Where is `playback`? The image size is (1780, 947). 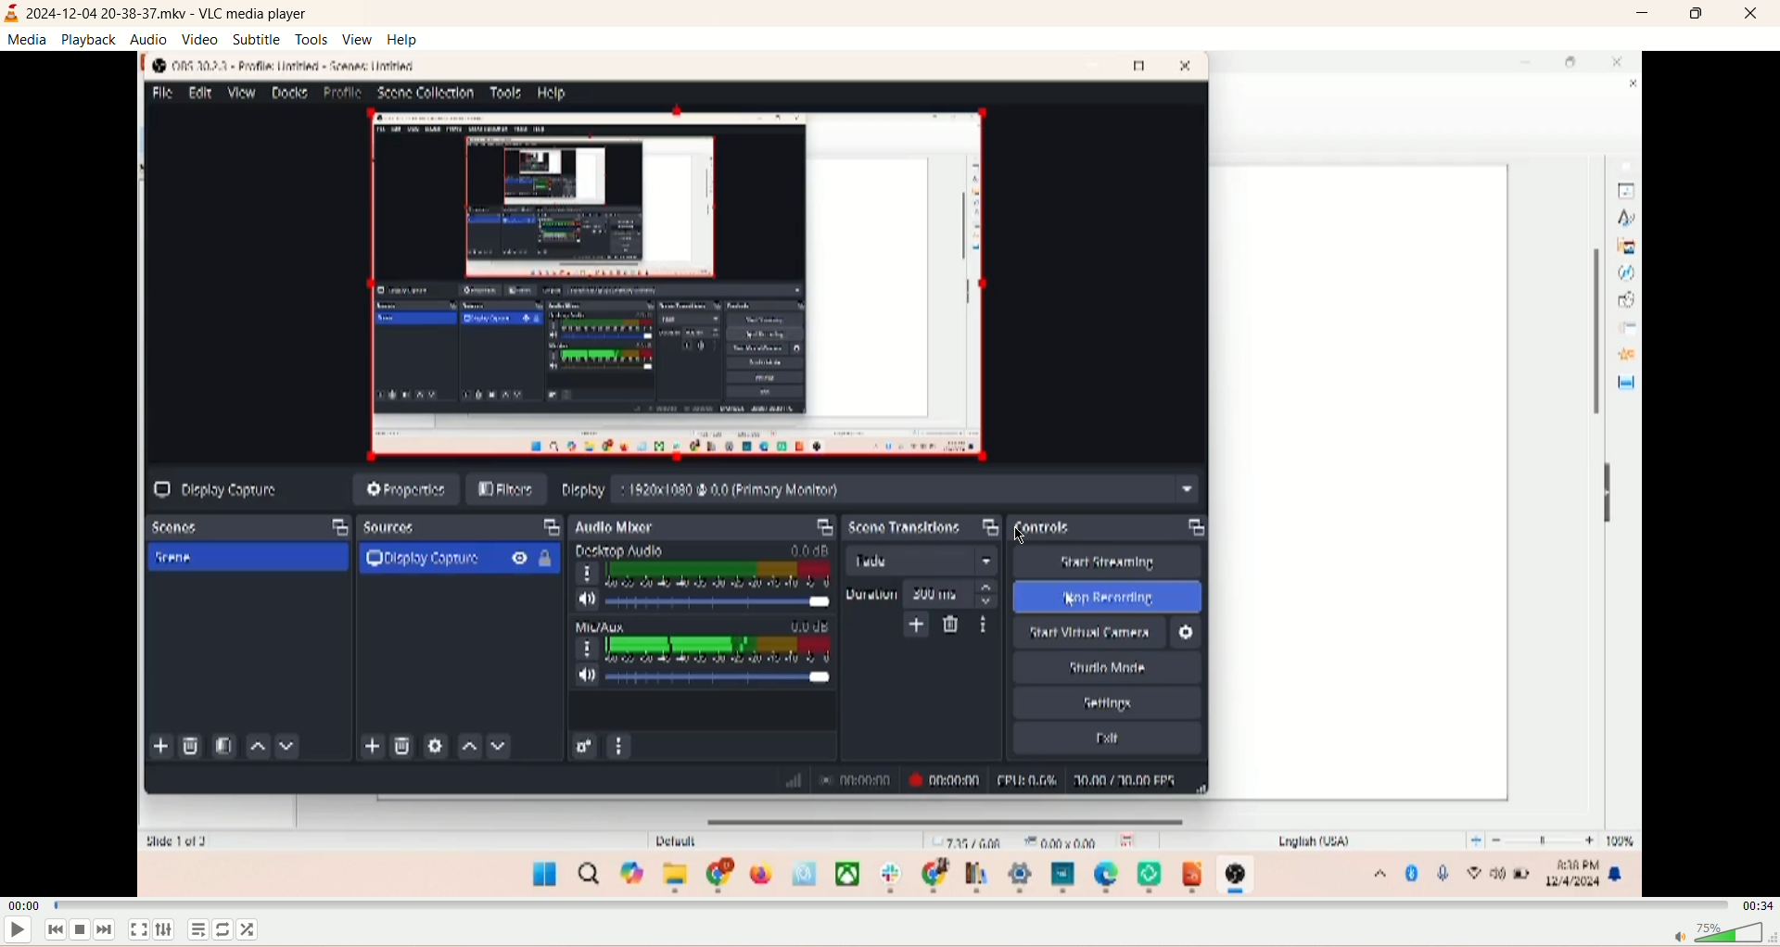
playback is located at coordinates (87, 41).